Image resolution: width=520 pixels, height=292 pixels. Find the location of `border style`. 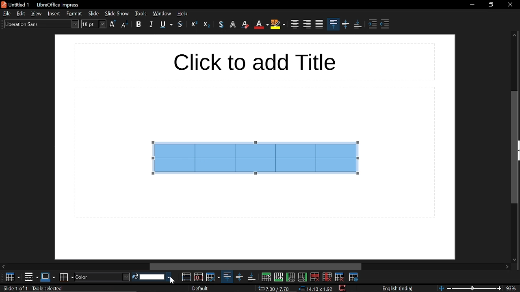

border style is located at coordinates (48, 277).